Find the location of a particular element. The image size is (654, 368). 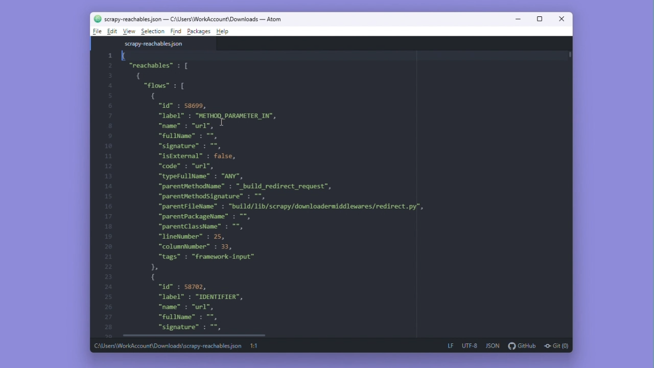

scrapy-reachables.json - C:\Users\WorkAccount\Downloads -  Atom is located at coordinates (193, 20).